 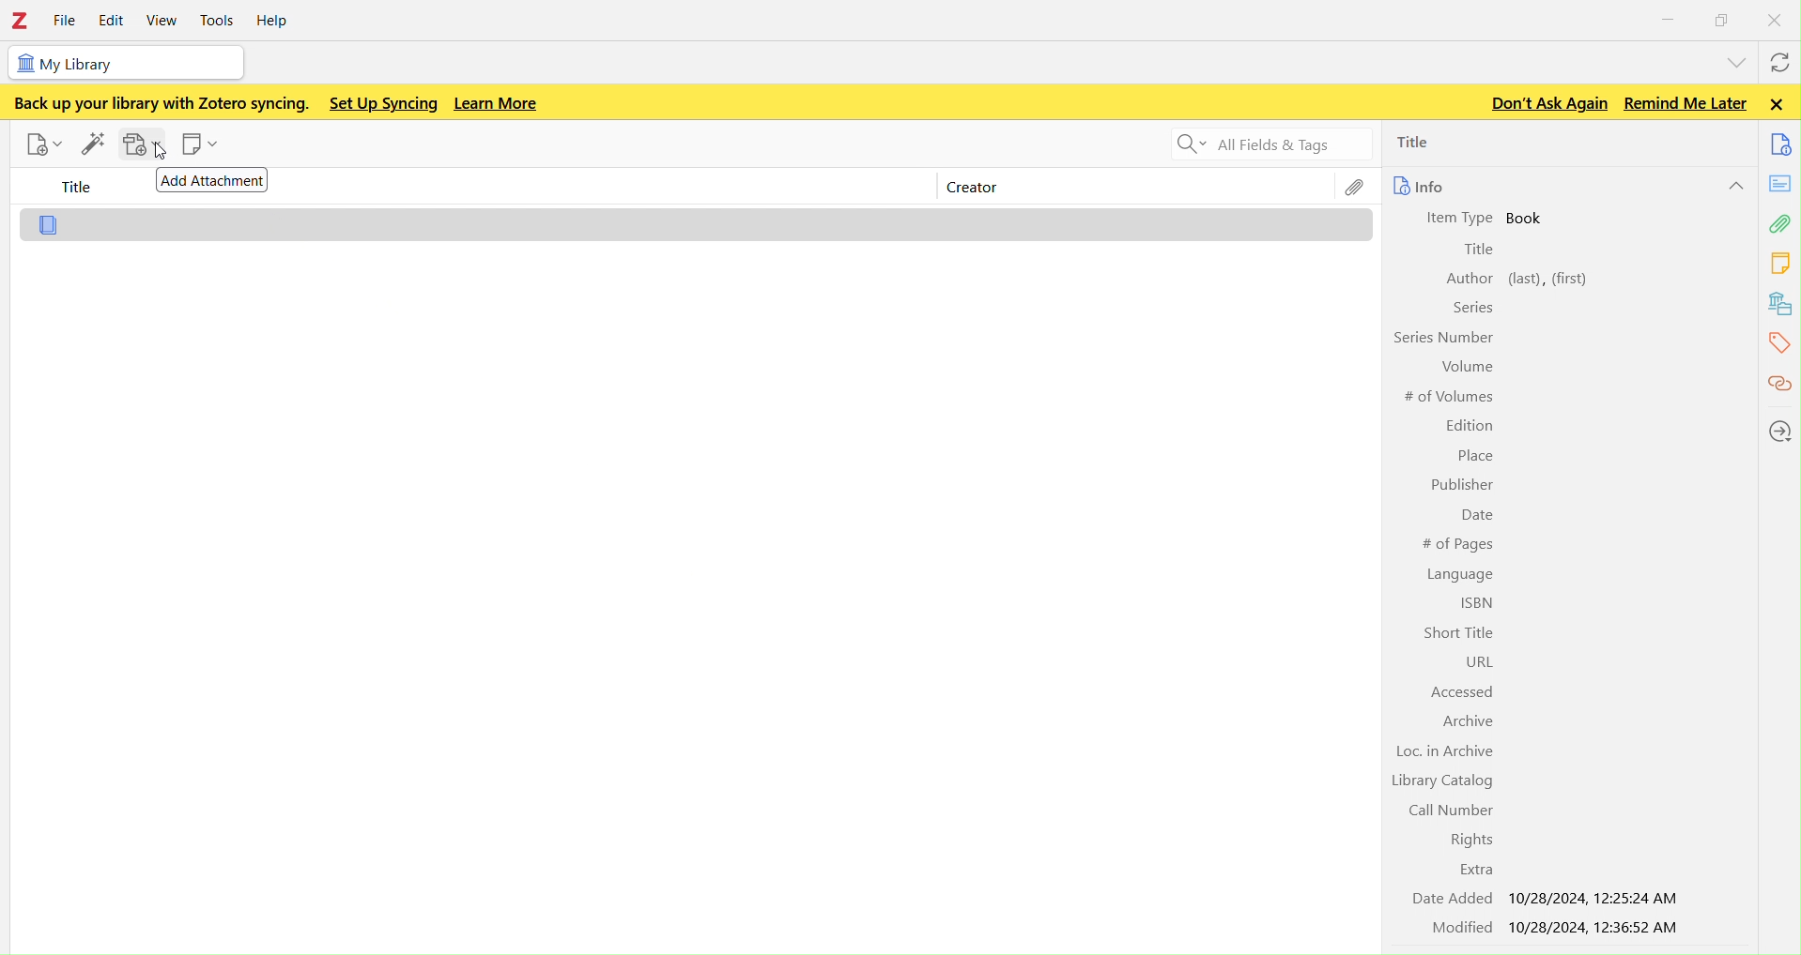 I want to click on help, so click(x=281, y=19).